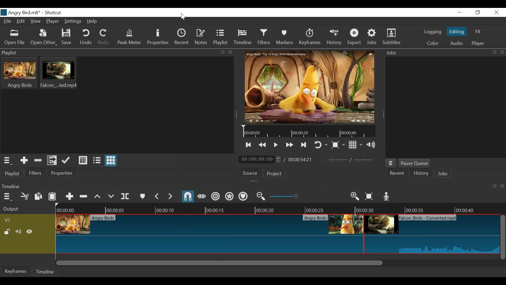 The image size is (506, 285). Describe the element at coordinates (335, 38) in the screenshot. I see `History` at that location.